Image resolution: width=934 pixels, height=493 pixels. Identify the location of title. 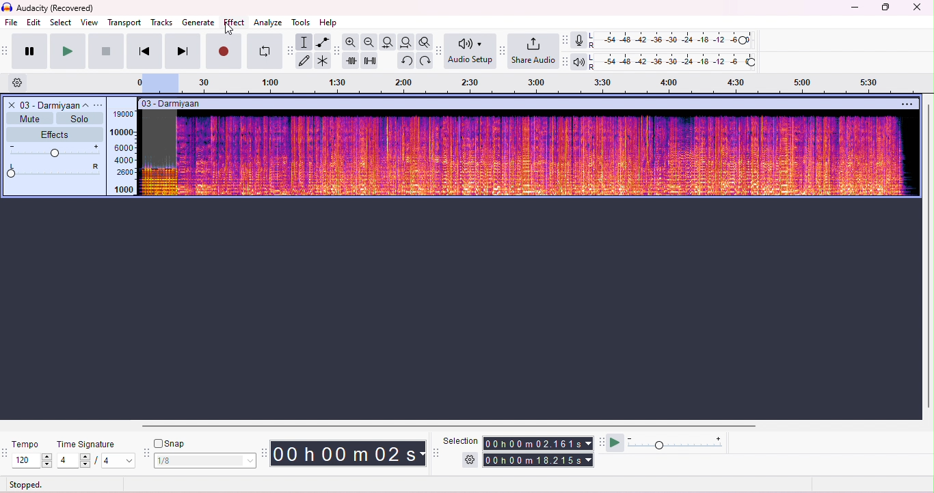
(50, 8).